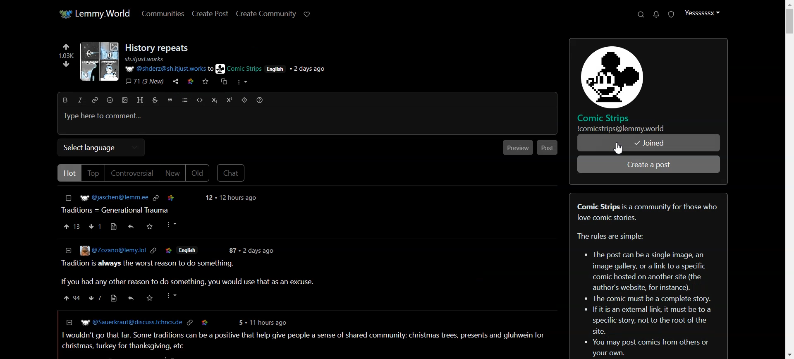  Describe the element at coordinates (118, 209) in the screenshot. I see `Traditions = Generational Trauma` at that location.